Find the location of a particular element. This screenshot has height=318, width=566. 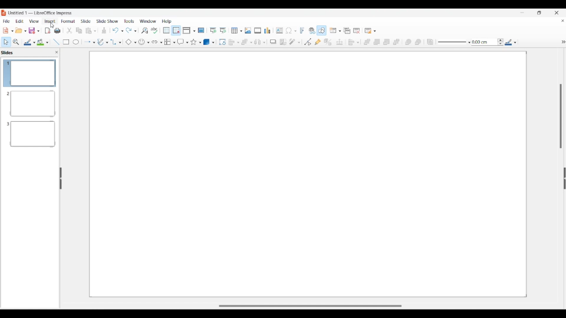

Arrange options is located at coordinates (246, 42).